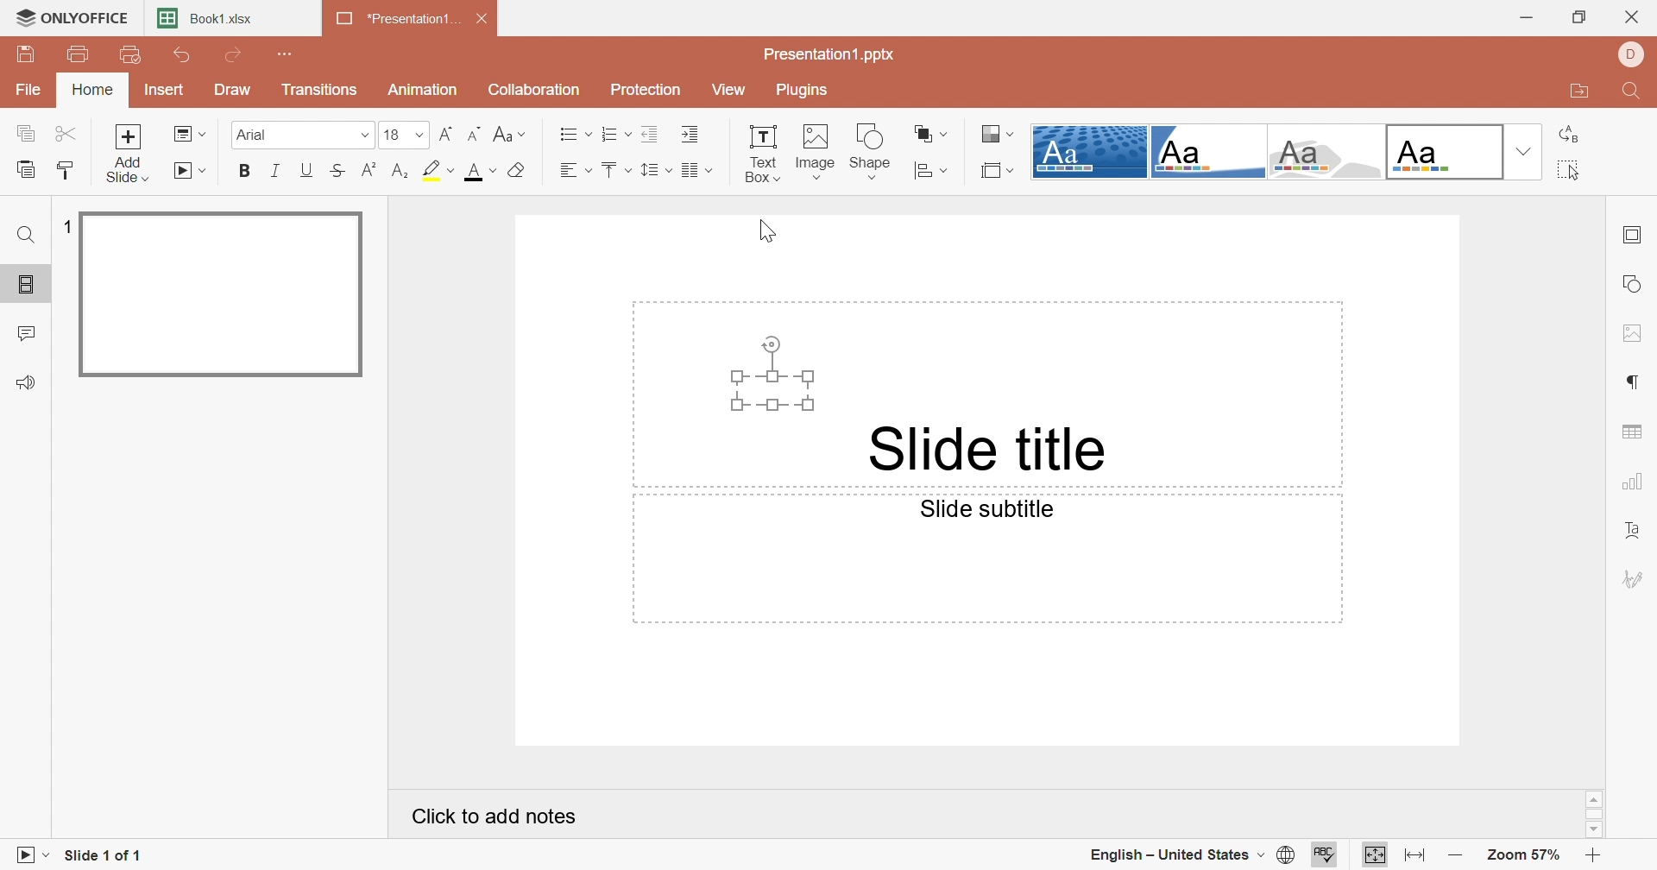 The width and height of the screenshot is (1657, 870). What do you see at coordinates (695, 170) in the screenshot?
I see `Insert columns` at bounding box center [695, 170].